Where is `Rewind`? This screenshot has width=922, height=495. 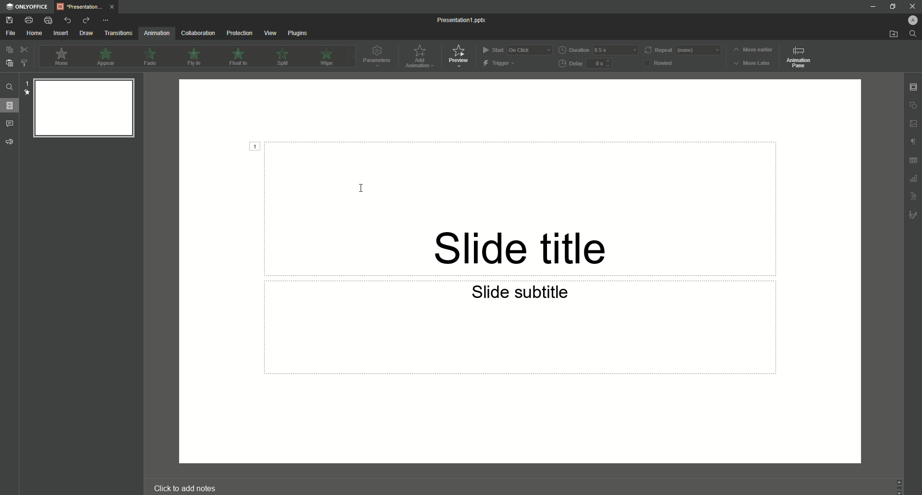 Rewind is located at coordinates (662, 63).